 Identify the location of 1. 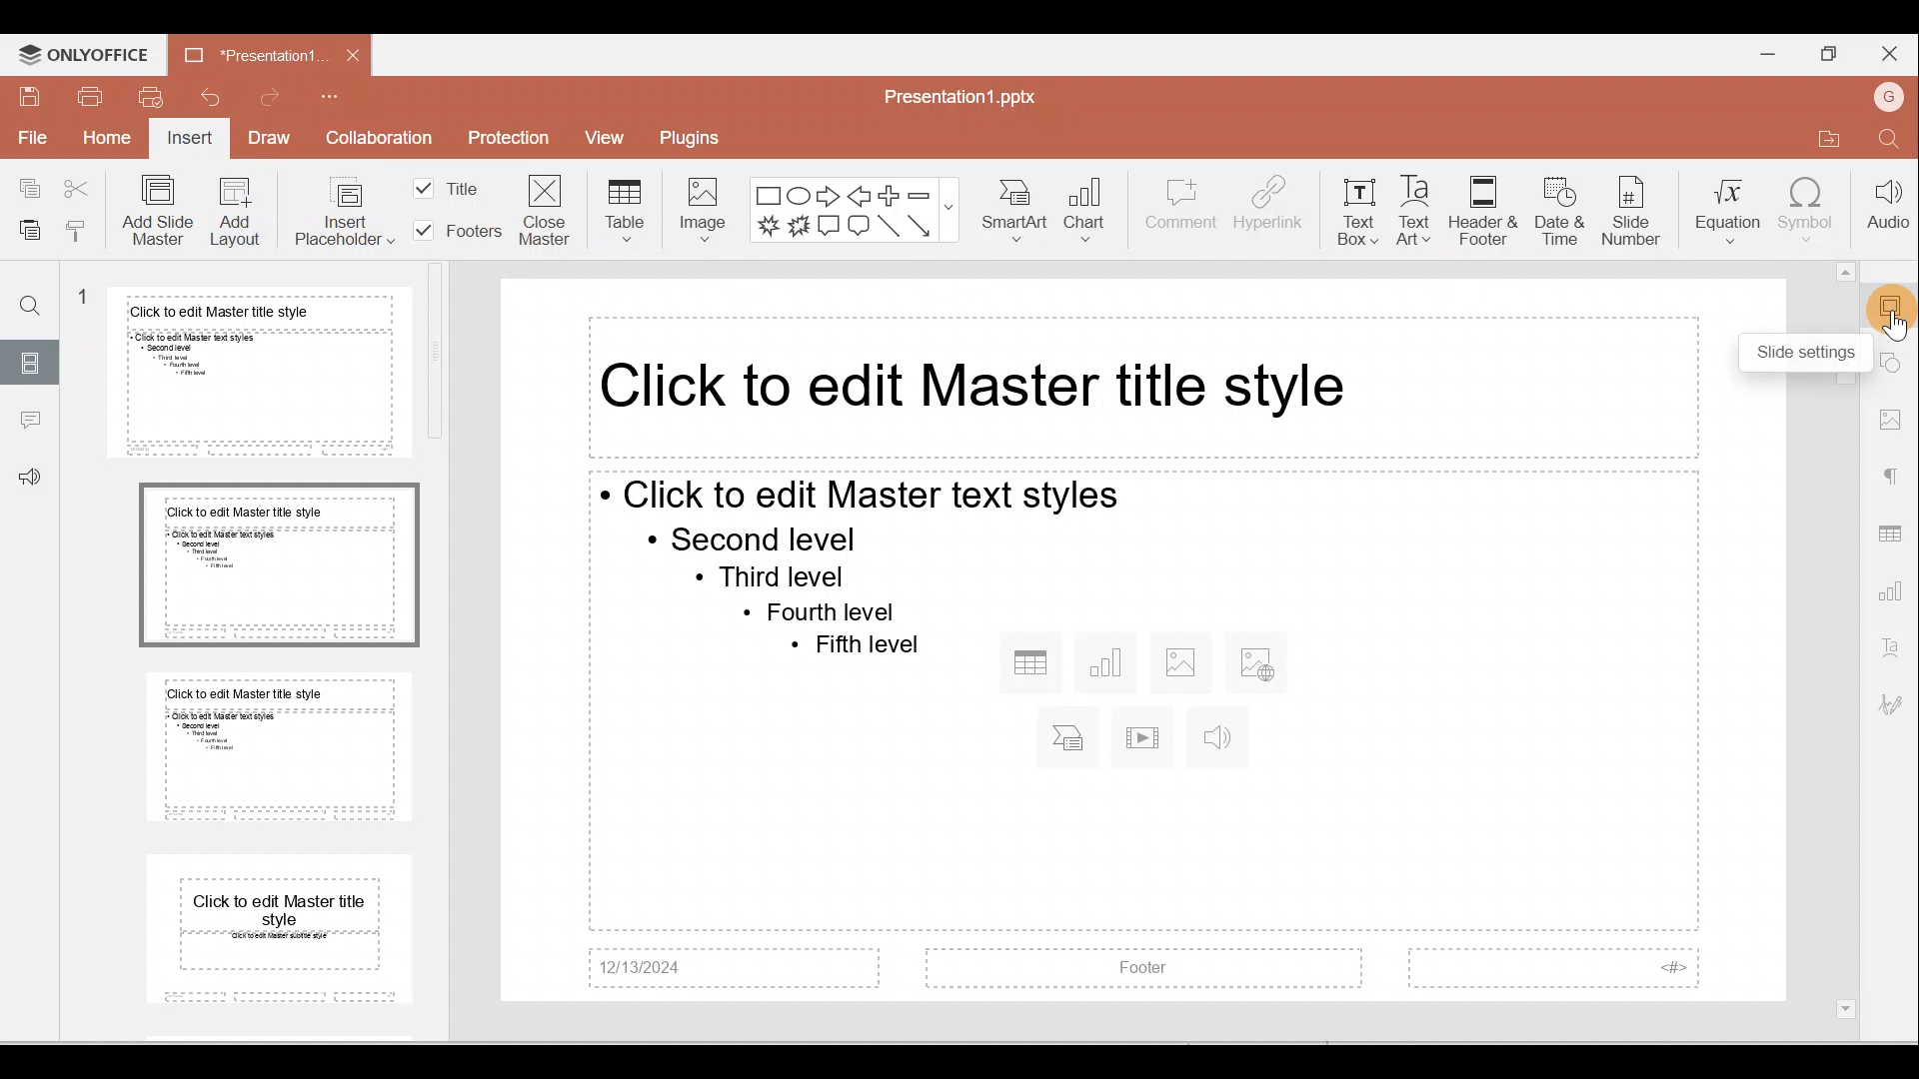
(77, 293).